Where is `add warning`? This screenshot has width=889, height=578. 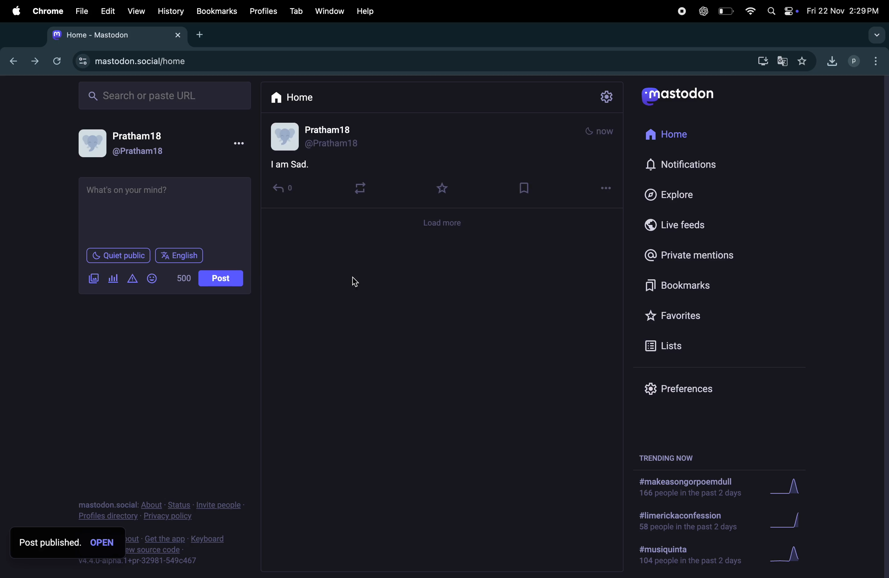
add warning is located at coordinates (131, 278).